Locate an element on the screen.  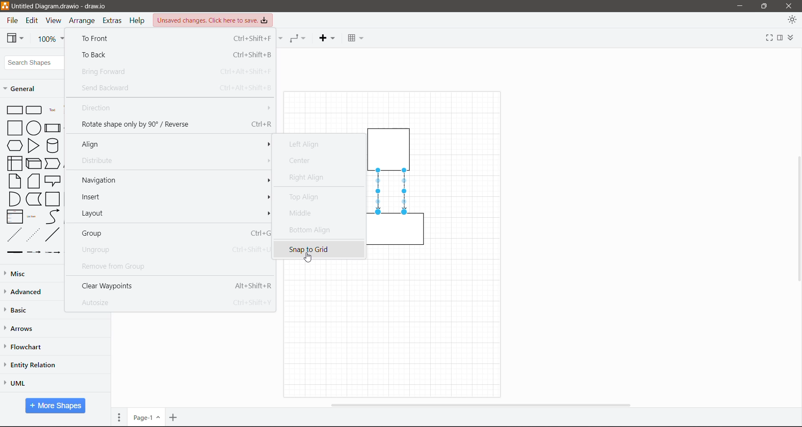
dashed line is located at coordinates (15, 234).